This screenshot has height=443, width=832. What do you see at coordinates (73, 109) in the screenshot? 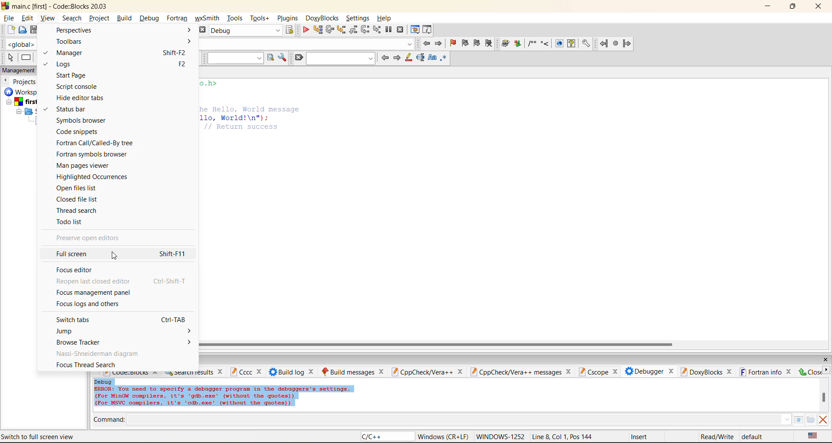
I see `status tab` at bounding box center [73, 109].